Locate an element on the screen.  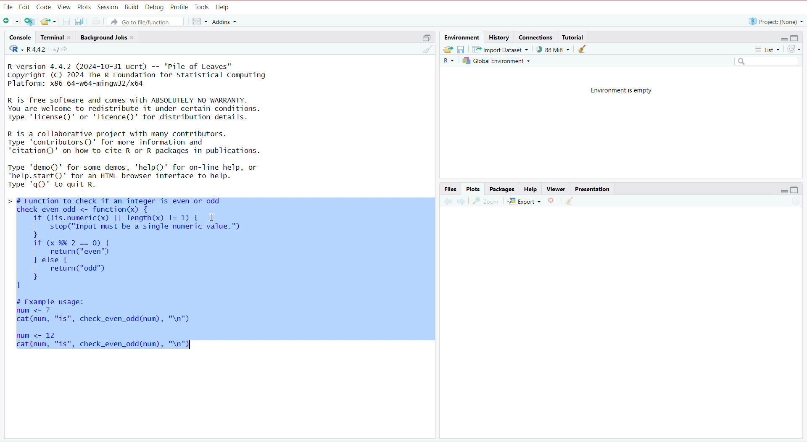
load workspace is located at coordinates (448, 50).